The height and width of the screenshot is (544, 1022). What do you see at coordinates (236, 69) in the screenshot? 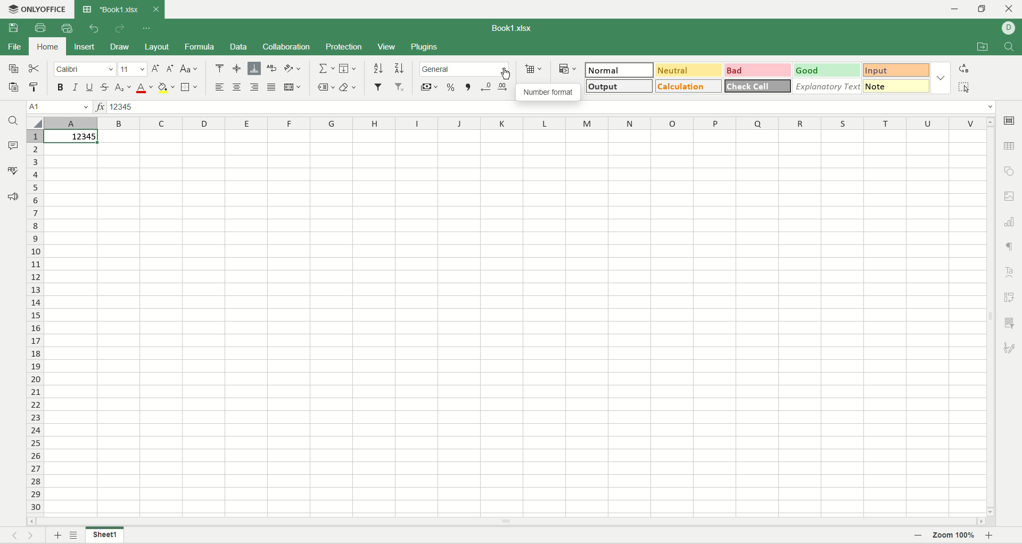
I see `align middle` at bounding box center [236, 69].